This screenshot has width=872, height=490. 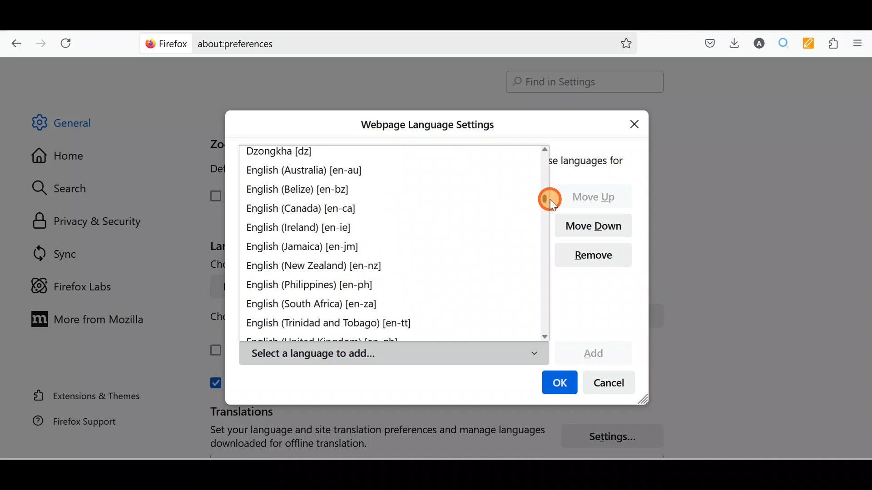 What do you see at coordinates (835, 44) in the screenshot?
I see `Extensions` at bounding box center [835, 44].